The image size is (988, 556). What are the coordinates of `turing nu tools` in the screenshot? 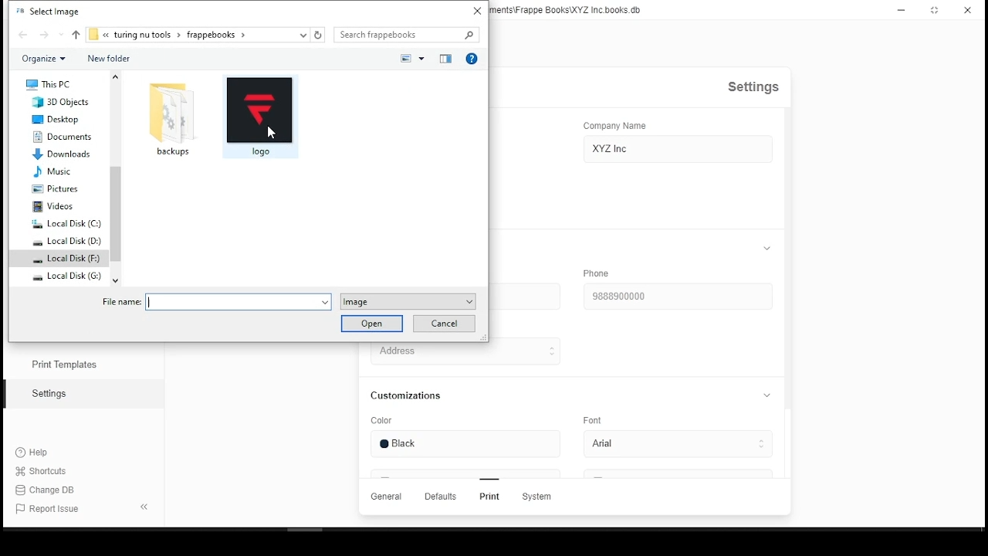 It's located at (144, 35).